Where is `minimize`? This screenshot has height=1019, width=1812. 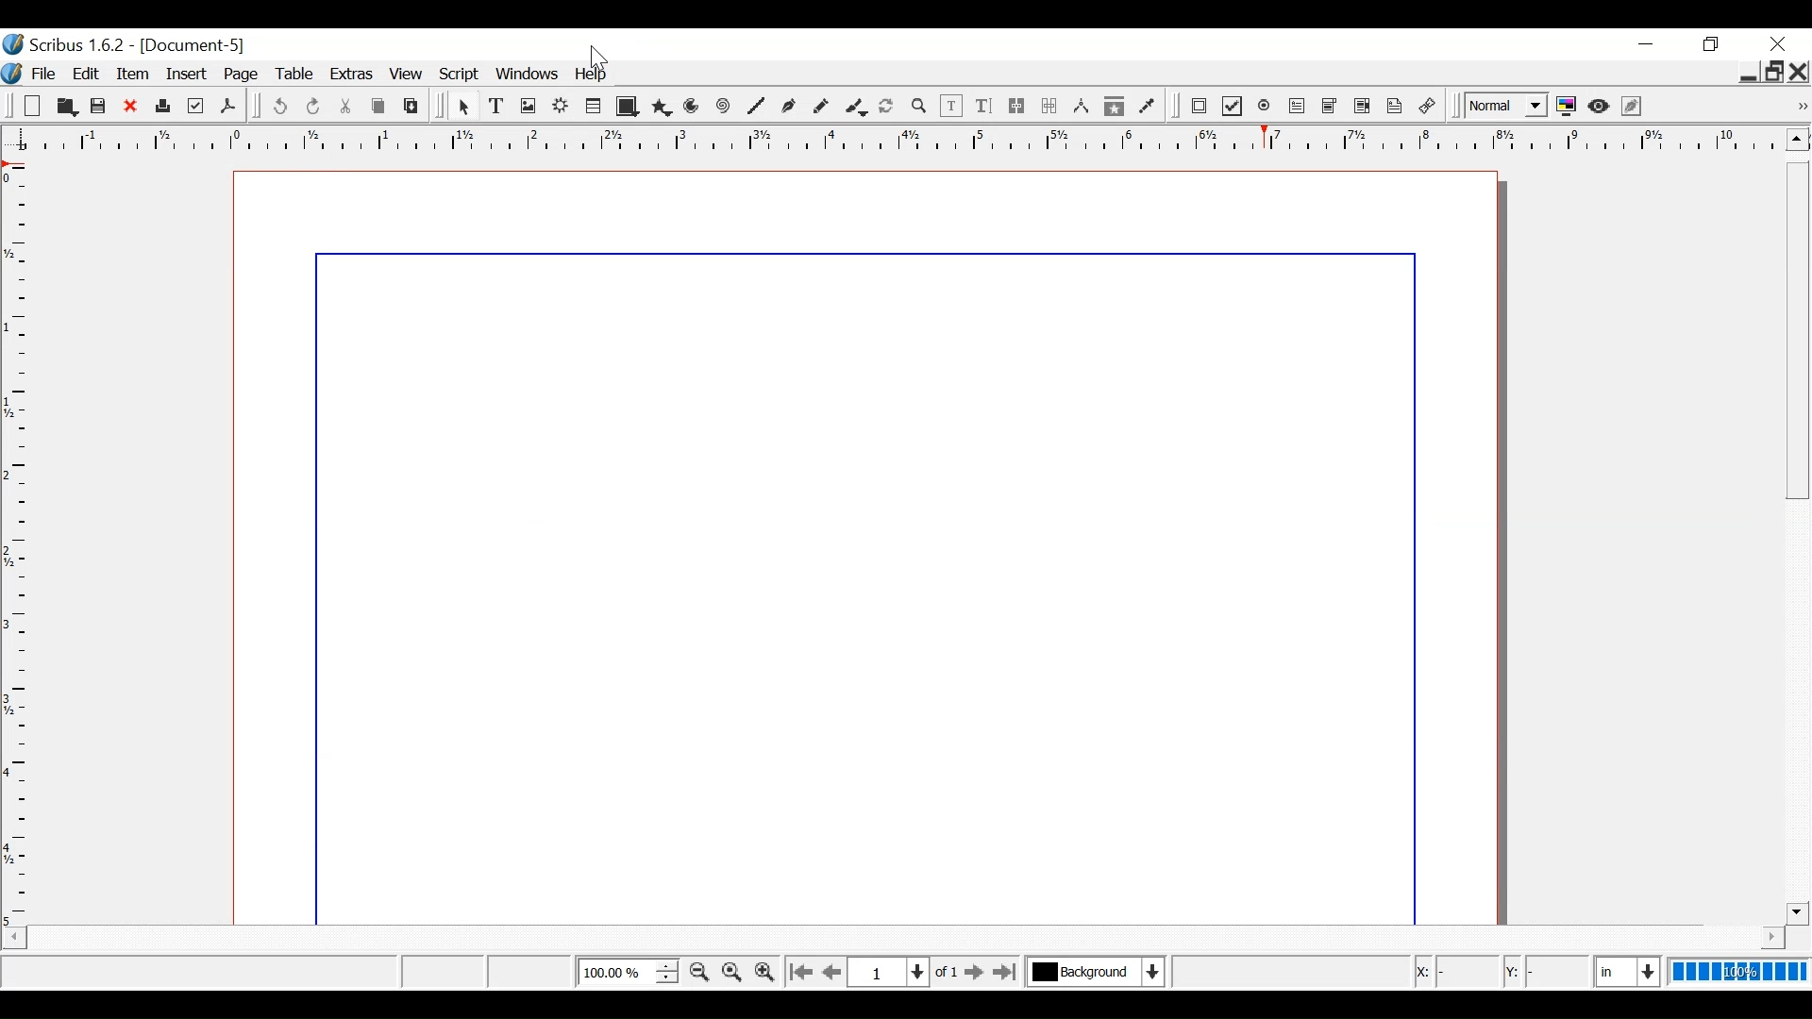
minimize is located at coordinates (1714, 44).